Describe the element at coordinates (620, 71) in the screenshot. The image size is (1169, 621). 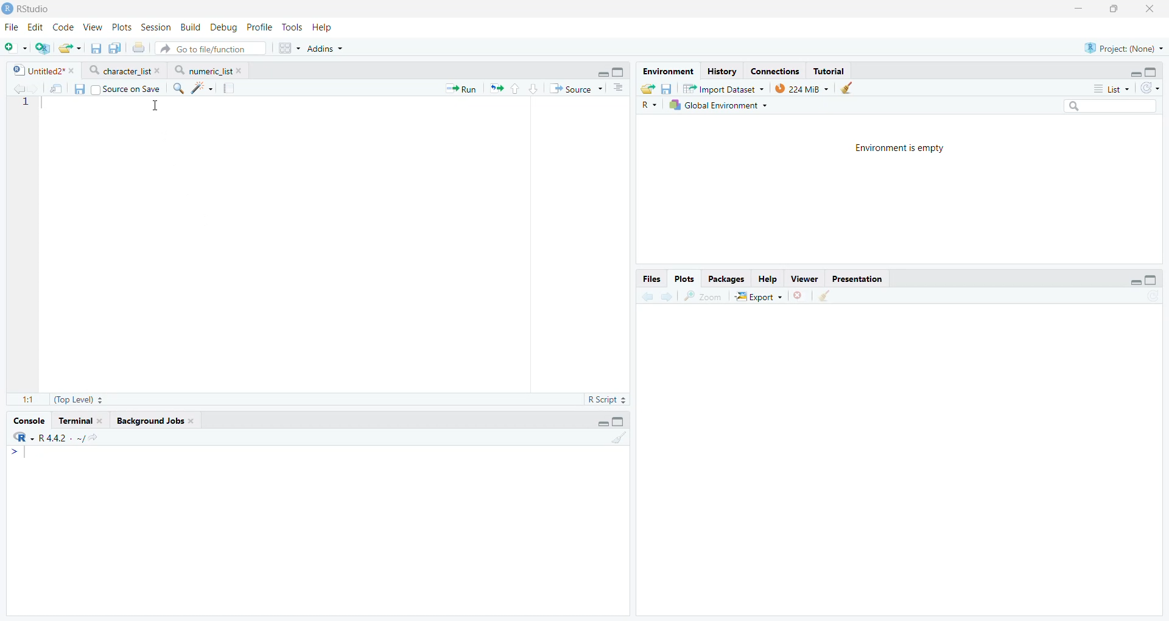
I see `Full Height` at that location.